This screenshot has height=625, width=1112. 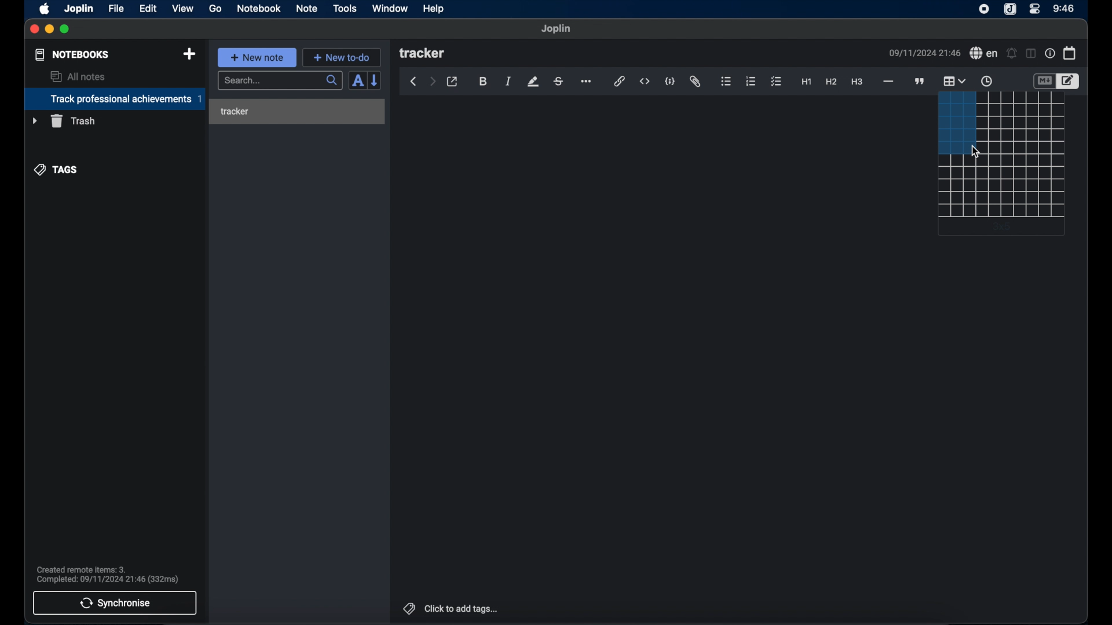 What do you see at coordinates (433, 9) in the screenshot?
I see `help` at bounding box center [433, 9].